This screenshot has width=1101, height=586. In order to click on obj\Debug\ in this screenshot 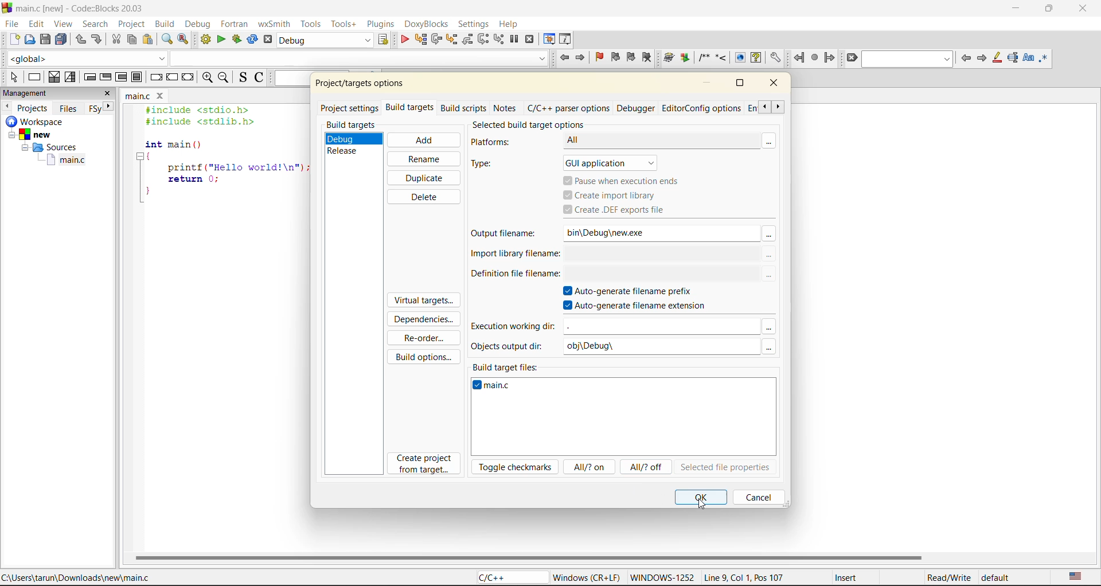, I will do `click(659, 346)`.